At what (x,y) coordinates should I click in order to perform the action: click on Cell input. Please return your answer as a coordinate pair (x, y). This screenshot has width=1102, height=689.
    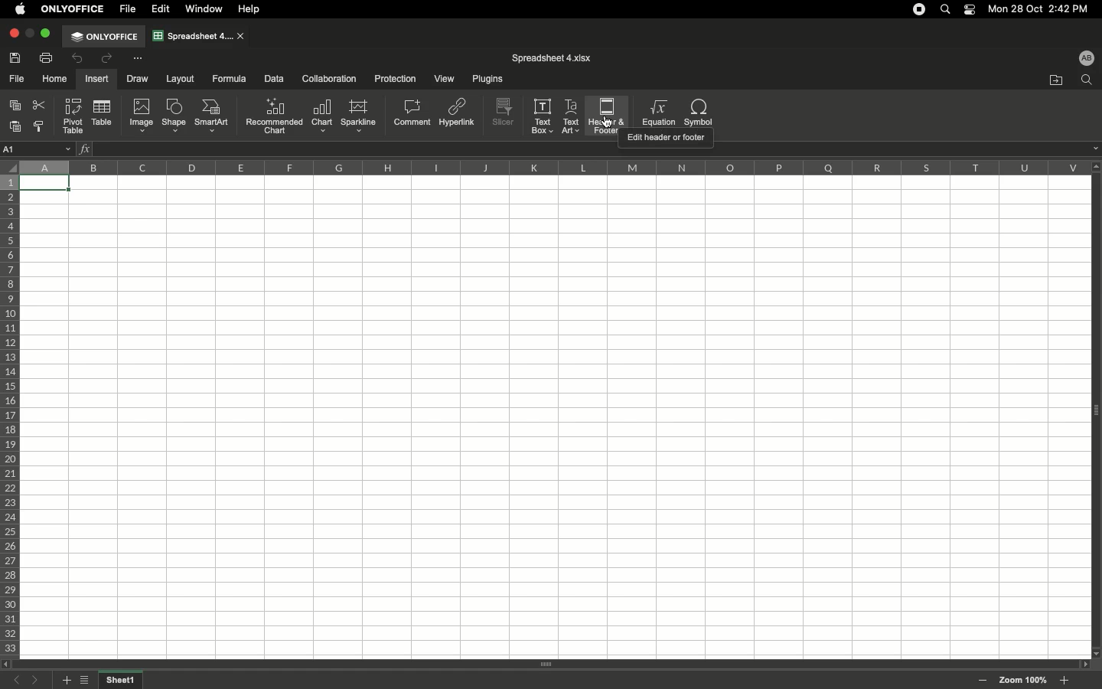
    Looking at the image, I should click on (589, 149).